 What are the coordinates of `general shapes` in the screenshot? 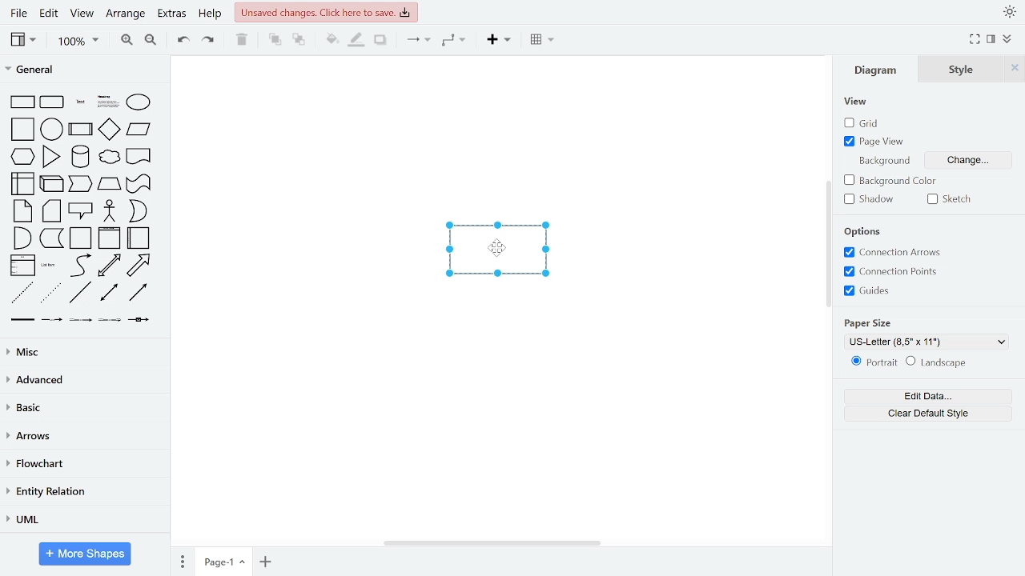 It's located at (78, 129).